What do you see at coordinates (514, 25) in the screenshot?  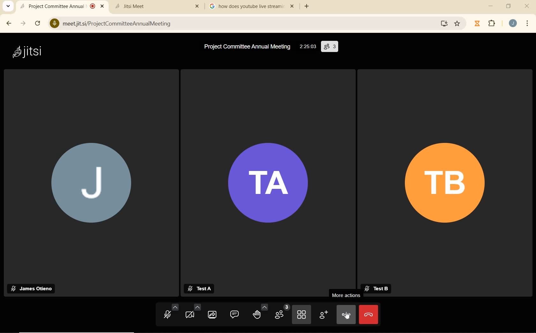 I see `account` at bounding box center [514, 25].